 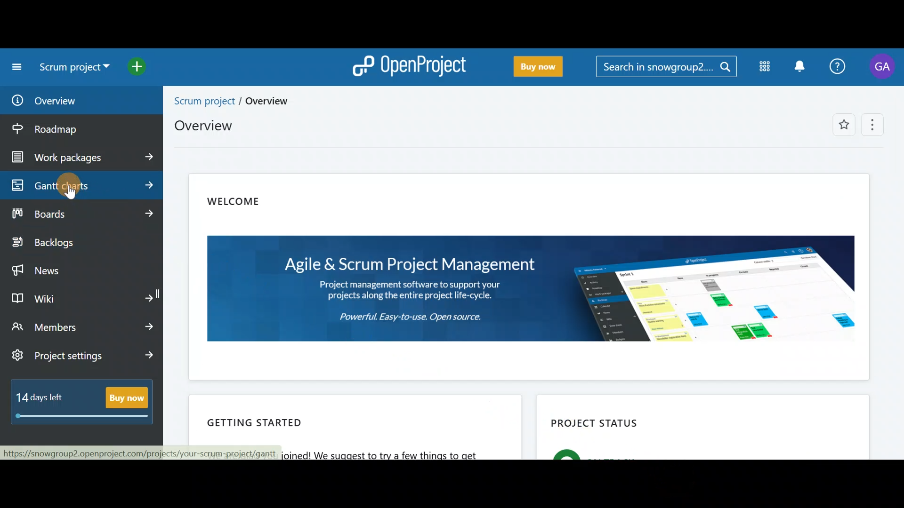 What do you see at coordinates (67, 187) in the screenshot?
I see `Cursor` at bounding box center [67, 187].